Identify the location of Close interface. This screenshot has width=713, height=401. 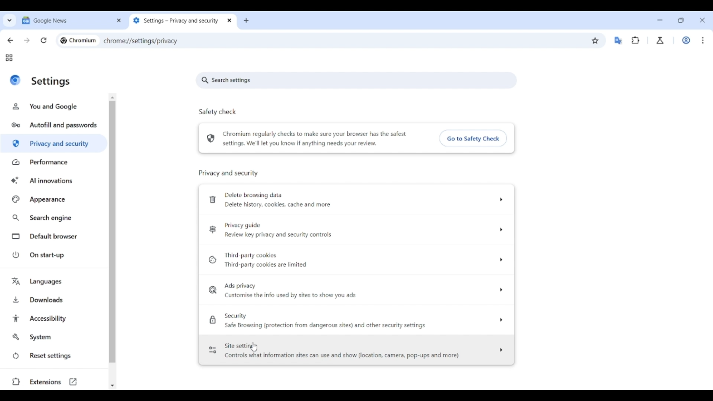
(702, 20).